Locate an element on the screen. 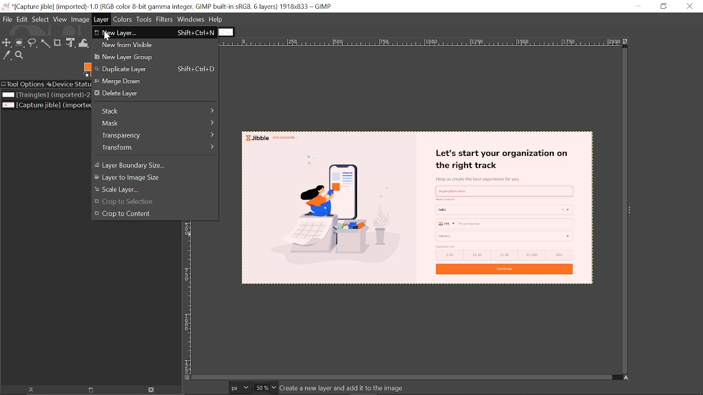 This screenshot has height=395, width=703. current image is located at coordinates (418, 209).